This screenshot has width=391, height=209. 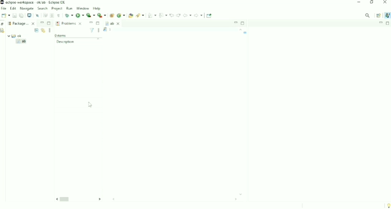 What do you see at coordinates (5, 15) in the screenshot?
I see `New` at bounding box center [5, 15].